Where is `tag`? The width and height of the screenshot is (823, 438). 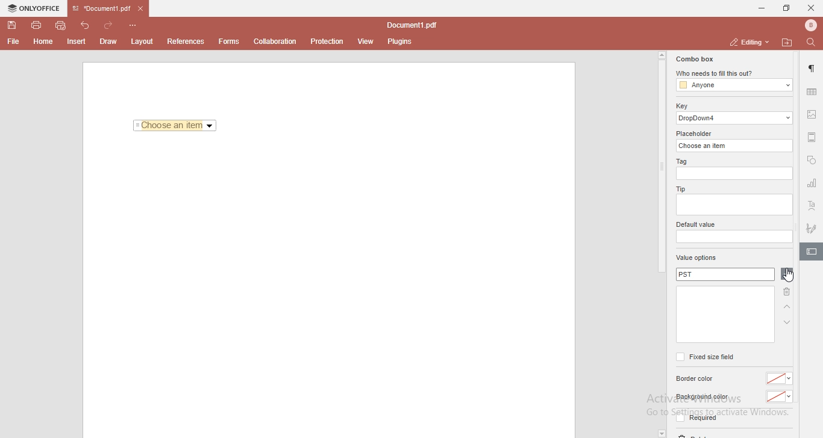
tag is located at coordinates (680, 162).